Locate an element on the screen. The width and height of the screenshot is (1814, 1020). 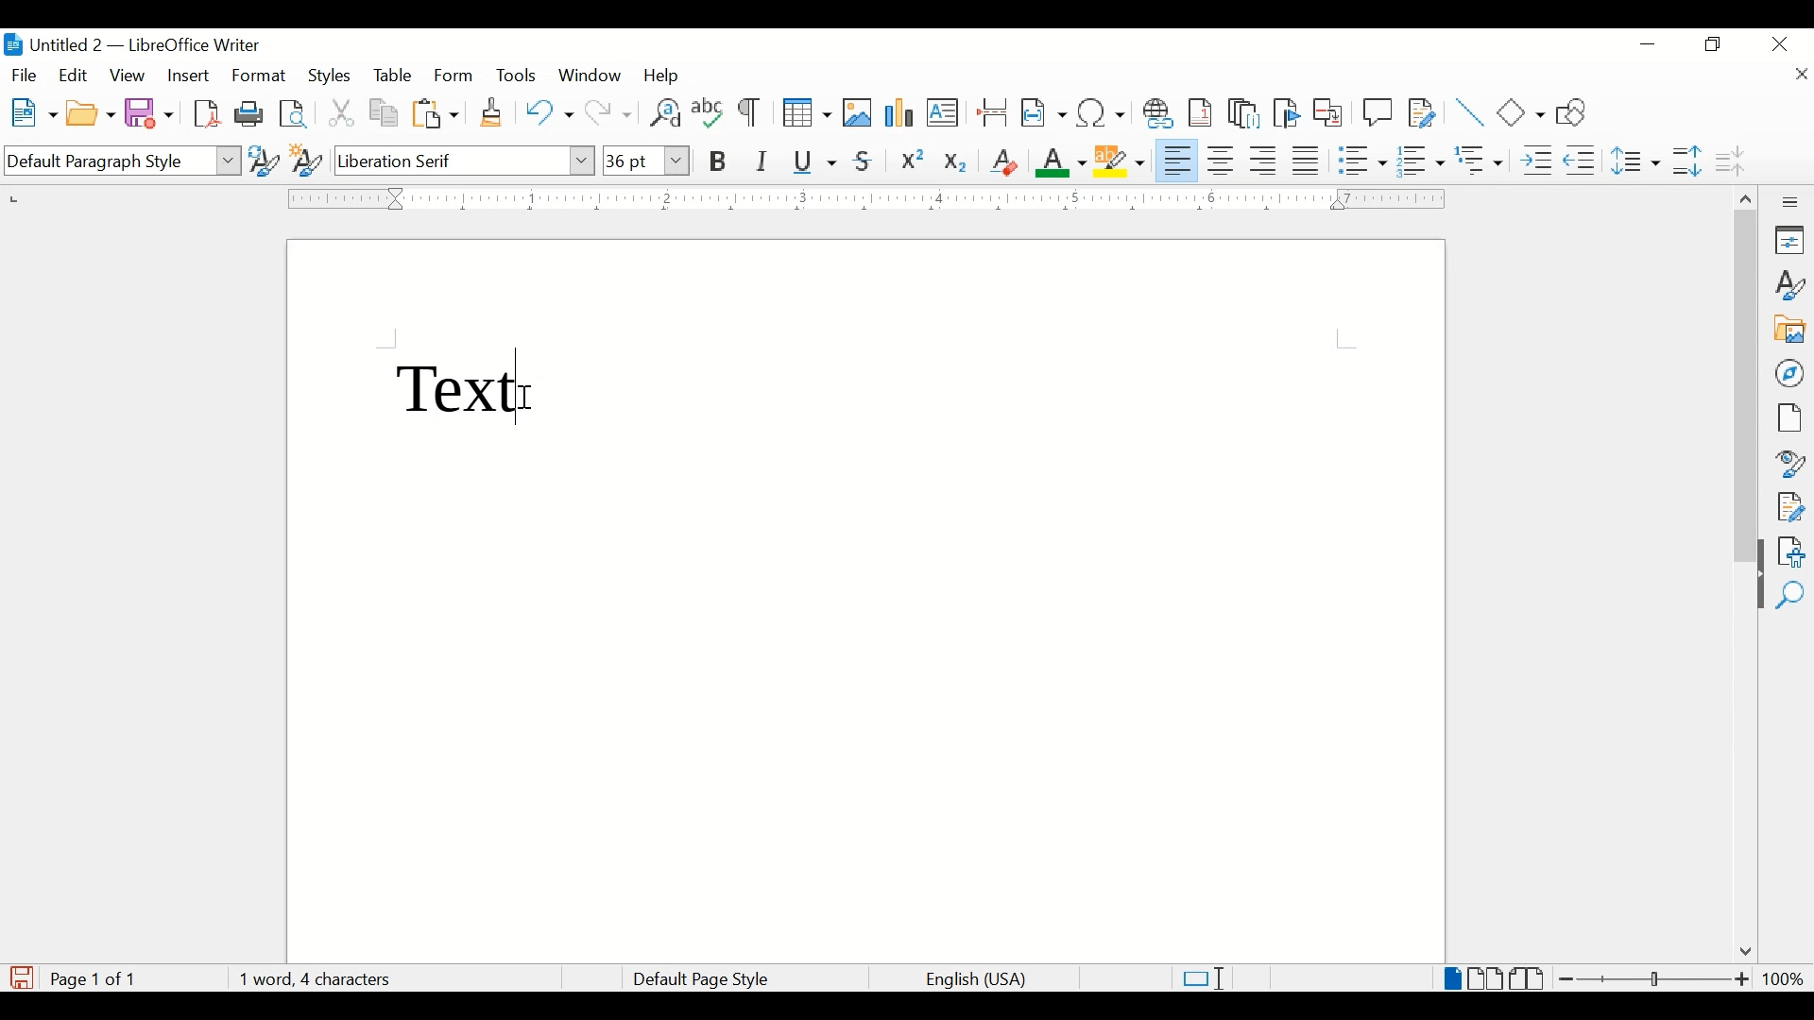
page count is located at coordinates (98, 979).